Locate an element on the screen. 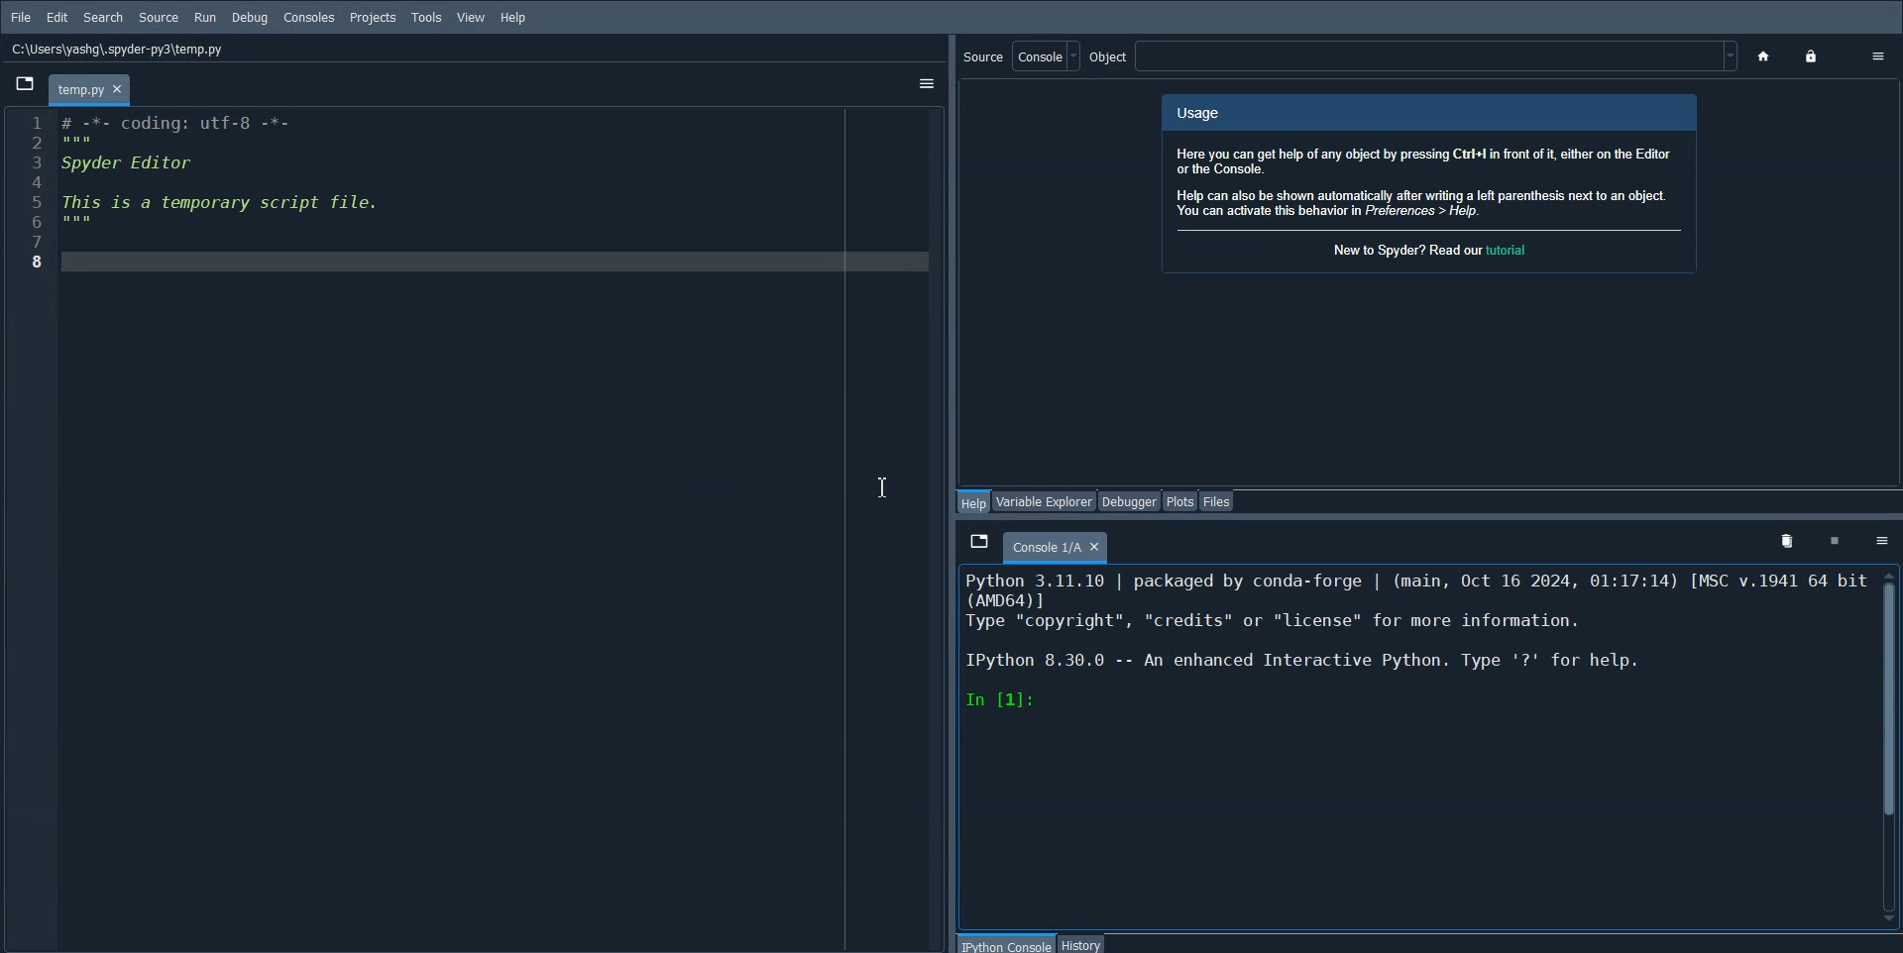 The height and width of the screenshot is (953, 1903). Plots is located at coordinates (1180, 500).